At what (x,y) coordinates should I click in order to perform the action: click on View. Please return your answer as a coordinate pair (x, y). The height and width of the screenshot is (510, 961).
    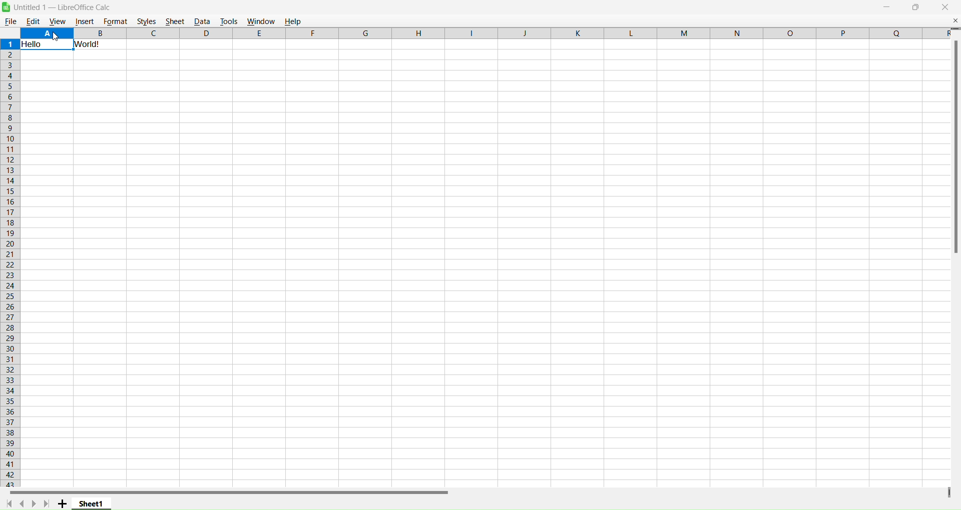
    Looking at the image, I should click on (57, 21).